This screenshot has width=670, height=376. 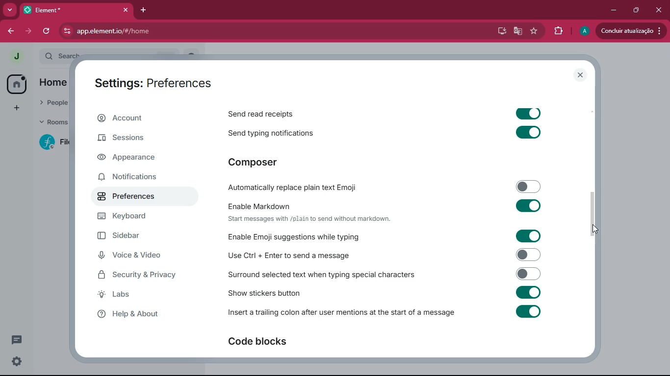 What do you see at coordinates (140, 118) in the screenshot?
I see `account` at bounding box center [140, 118].